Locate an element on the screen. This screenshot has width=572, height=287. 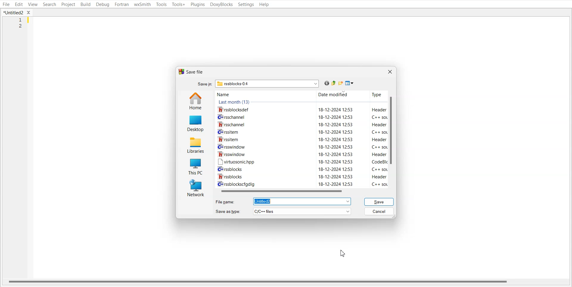
This PC is located at coordinates (195, 166).